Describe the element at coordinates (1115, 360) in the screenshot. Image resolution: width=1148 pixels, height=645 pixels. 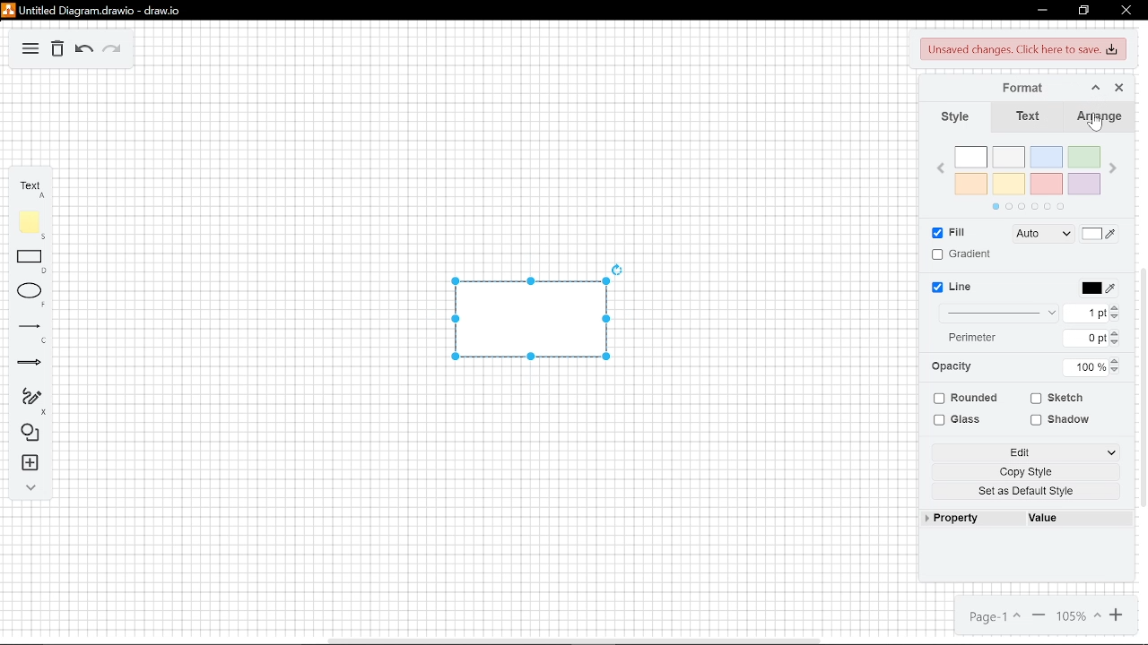
I see `increase opacity` at that location.